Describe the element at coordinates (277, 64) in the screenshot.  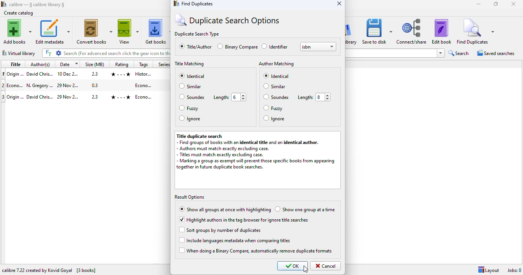
I see `author matching` at that location.